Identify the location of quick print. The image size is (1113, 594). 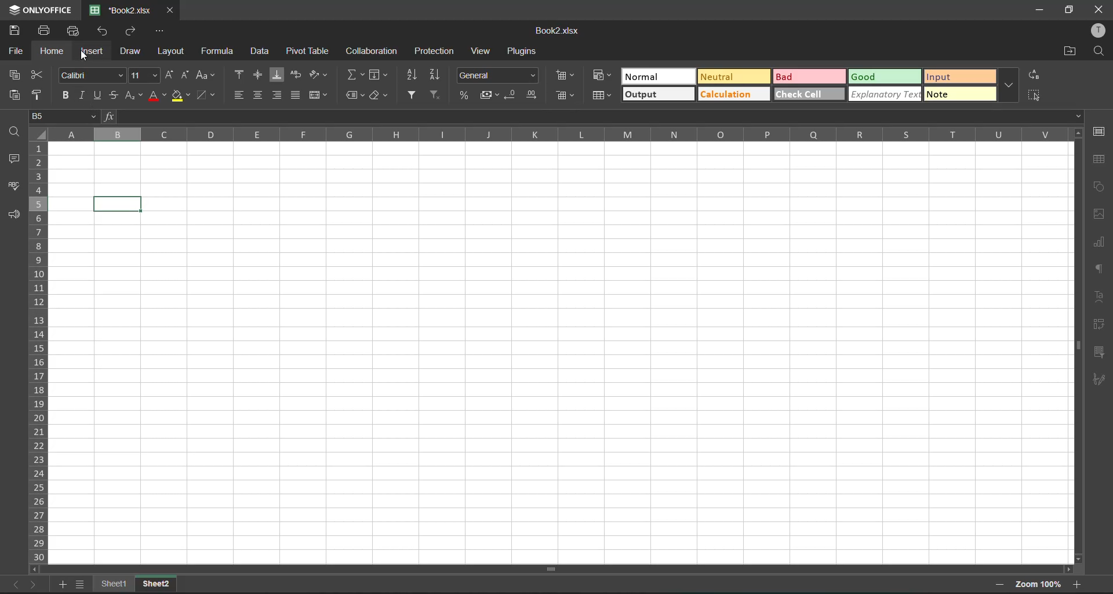
(75, 30).